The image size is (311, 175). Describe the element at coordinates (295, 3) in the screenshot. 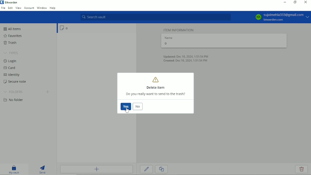

I see `Restore down` at that location.